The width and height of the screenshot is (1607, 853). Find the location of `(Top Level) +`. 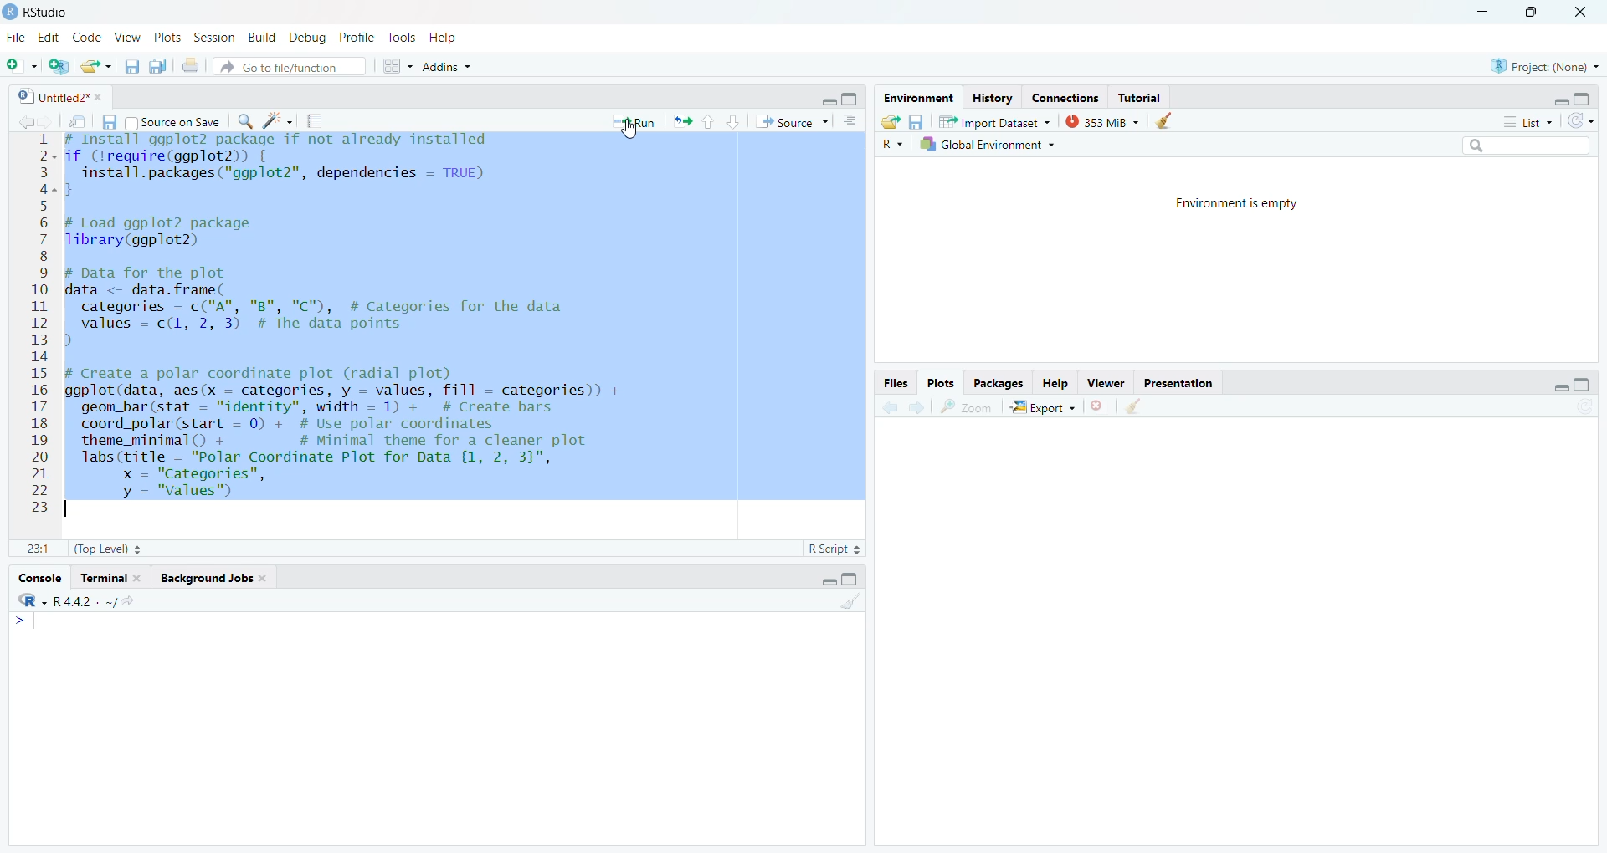

(Top Level) + is located at coordinates (110, 550).